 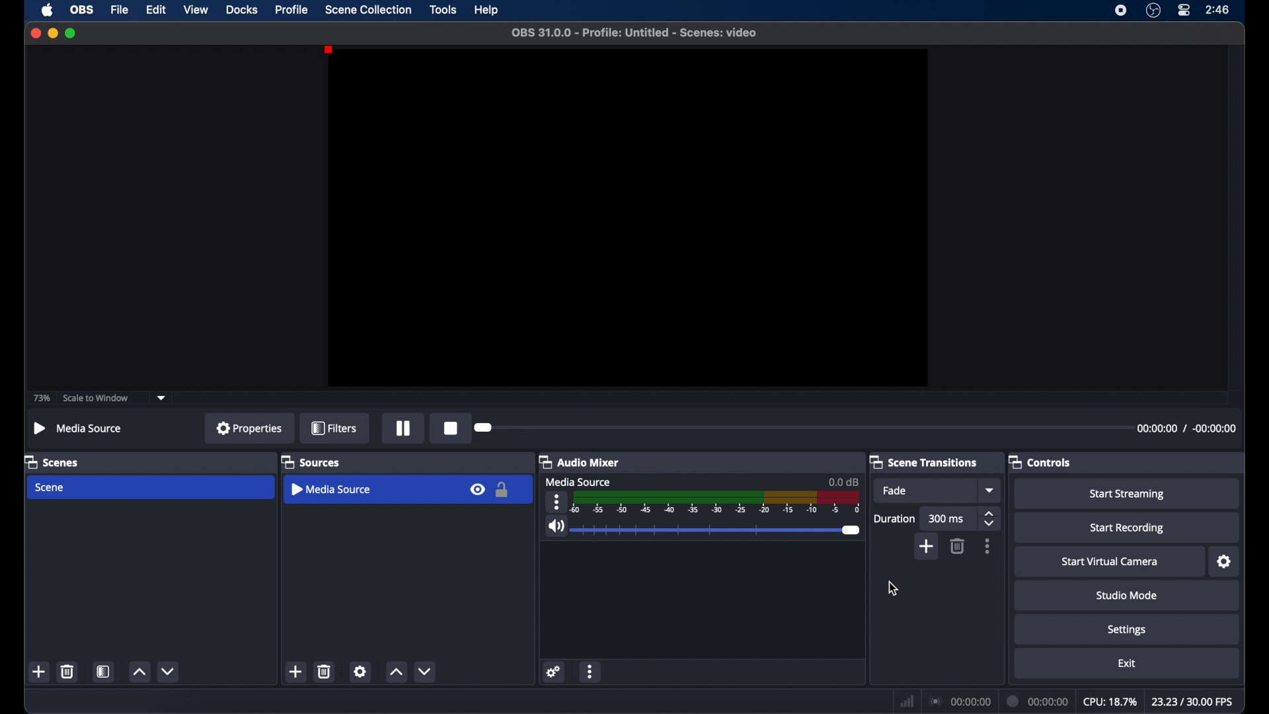 I want to click on Scene Transitions, so click(x=923, y=461).